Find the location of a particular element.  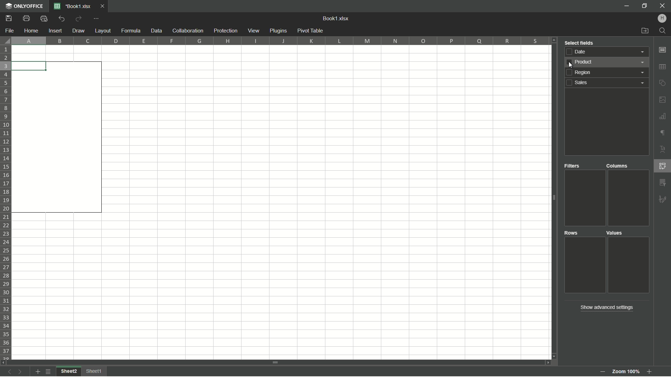

sheet1 is located at coordinates (95, 371).